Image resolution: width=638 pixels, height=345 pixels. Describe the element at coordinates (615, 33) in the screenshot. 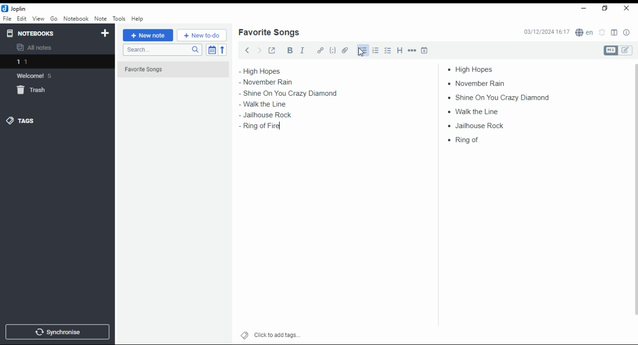

I see `toggle layout` at that location.